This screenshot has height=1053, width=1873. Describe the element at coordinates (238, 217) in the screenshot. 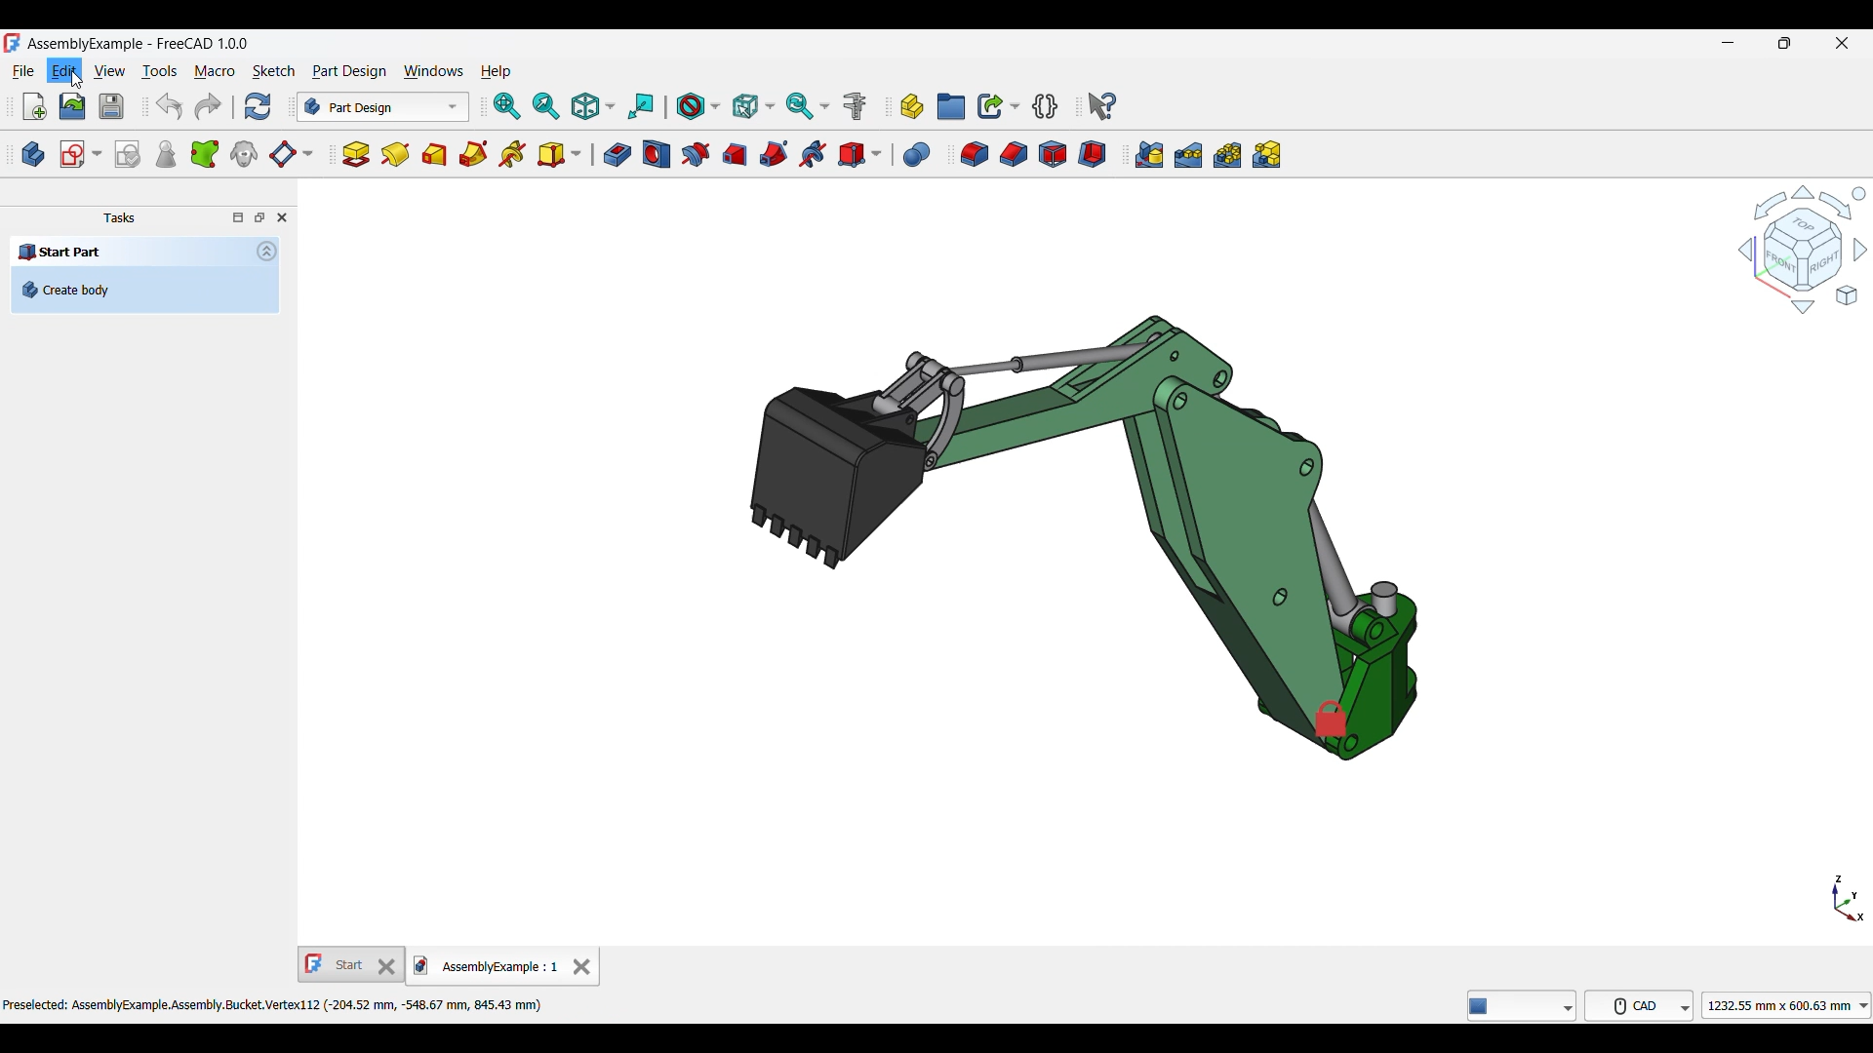

I see `Toggle overlay` at that location.